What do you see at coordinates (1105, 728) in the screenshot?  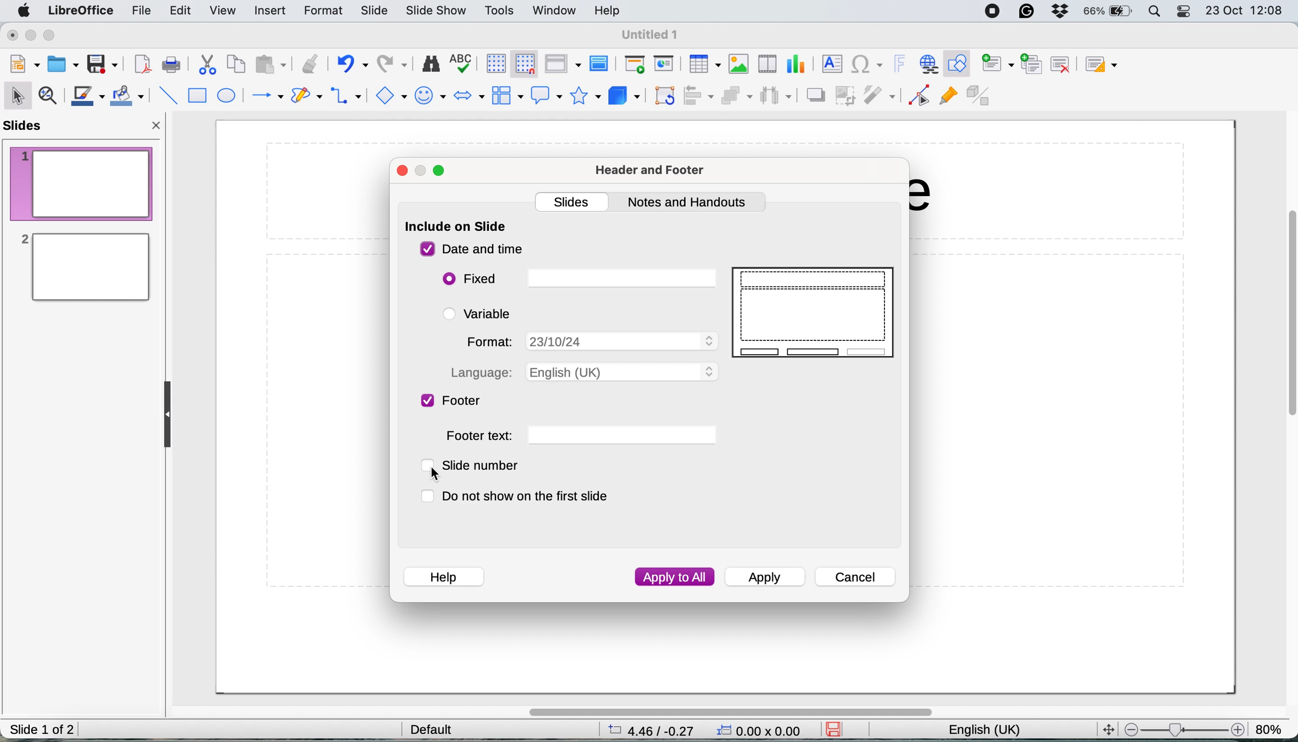 I see `fit to screen` at bounding box center [1105, 728].